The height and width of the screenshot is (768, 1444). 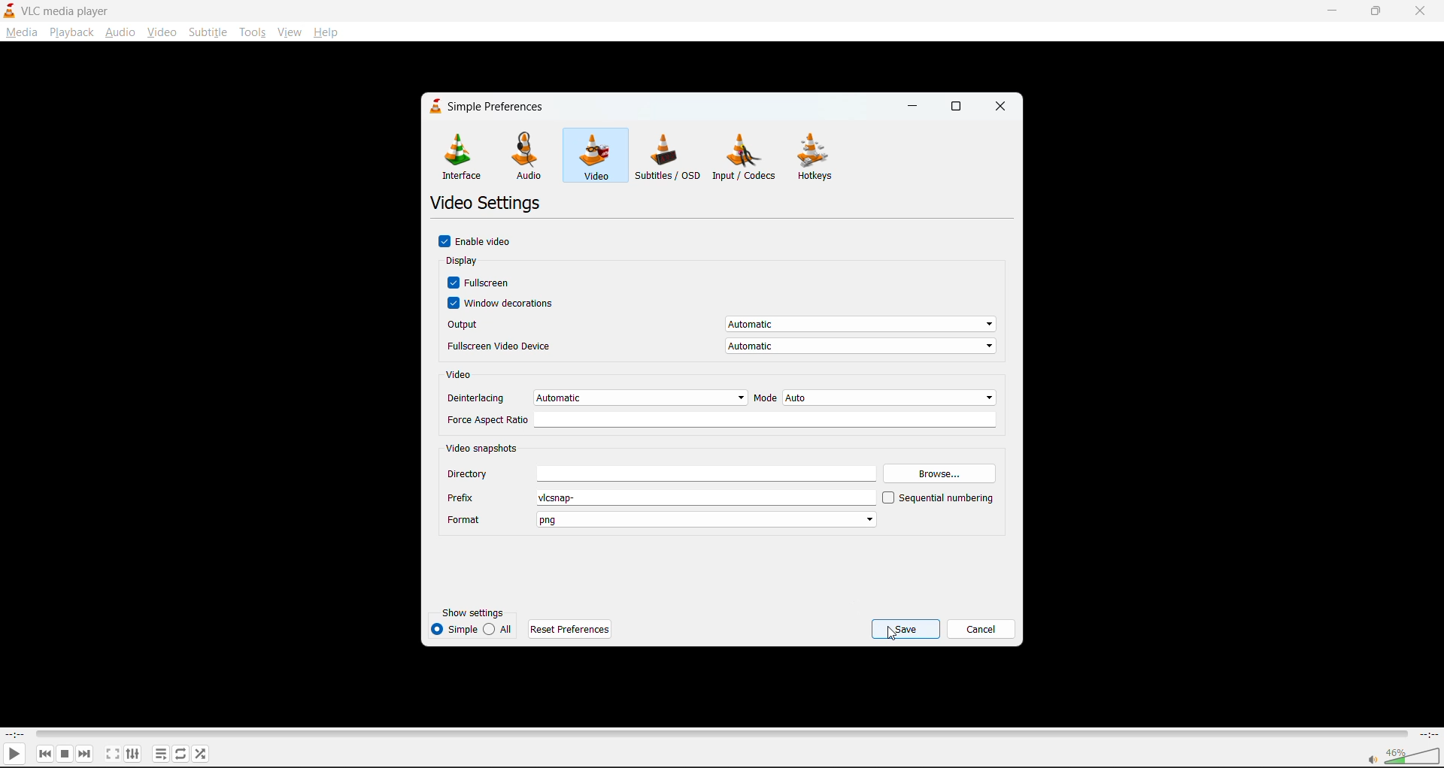 I want to click on minimize, so click(x=1330, y=11).